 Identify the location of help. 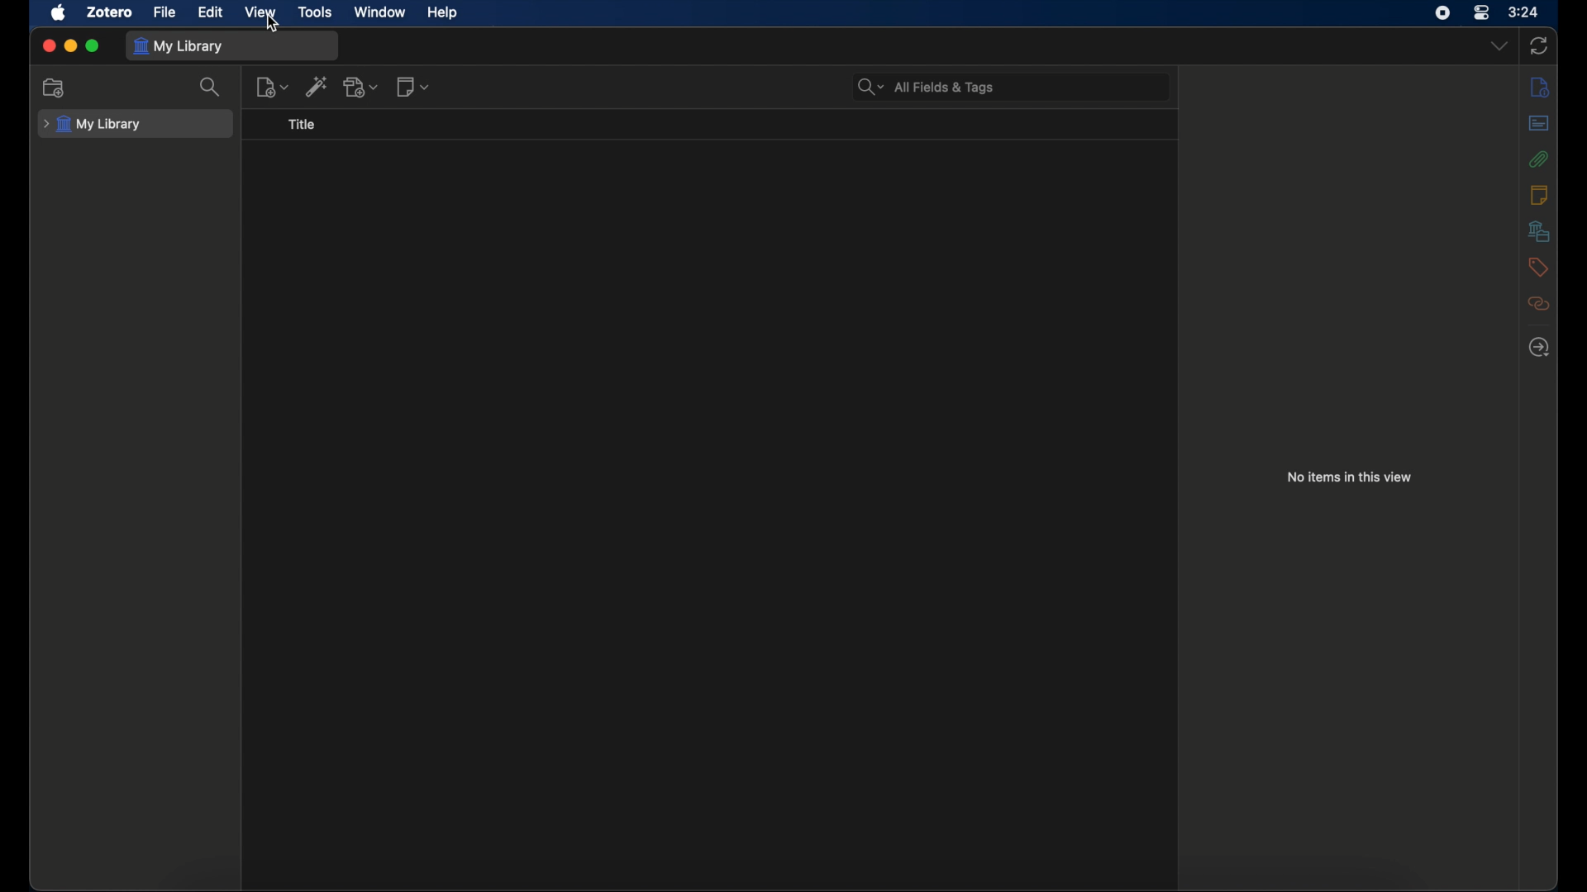
(441, 13).